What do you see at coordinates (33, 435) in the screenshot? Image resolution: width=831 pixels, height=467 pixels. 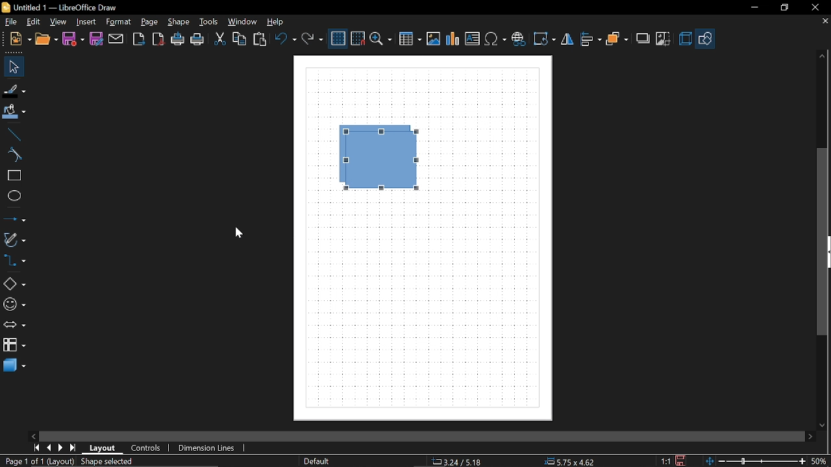 I see `MOve left` at bounding box center [33, 435].